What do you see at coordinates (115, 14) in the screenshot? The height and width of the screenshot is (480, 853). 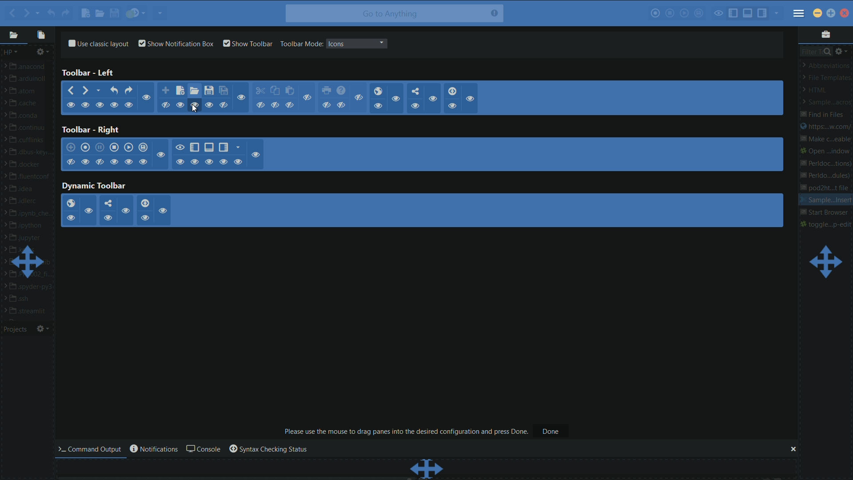 I see `save file` at bounding box center [115, 14].